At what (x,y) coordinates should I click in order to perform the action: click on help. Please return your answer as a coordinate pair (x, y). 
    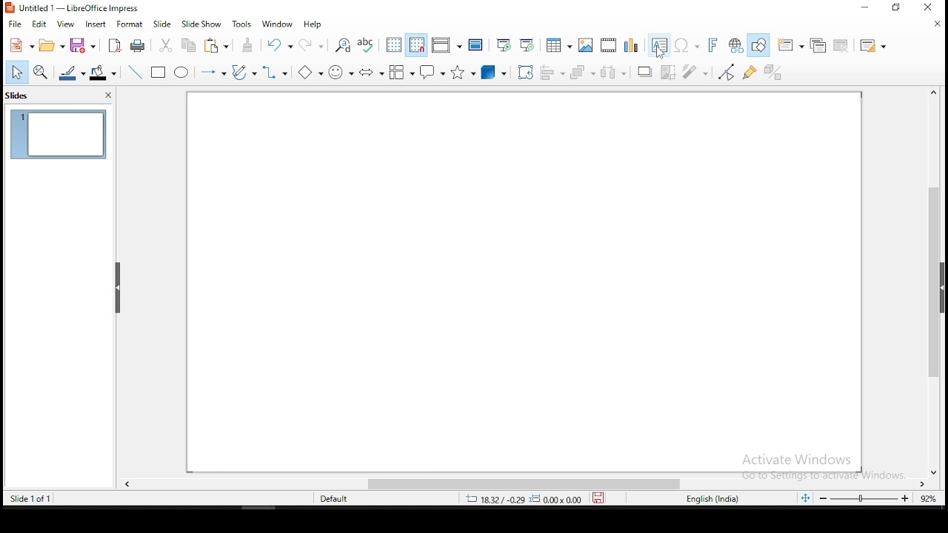
    Looking at the image, I should click on (313, 24).